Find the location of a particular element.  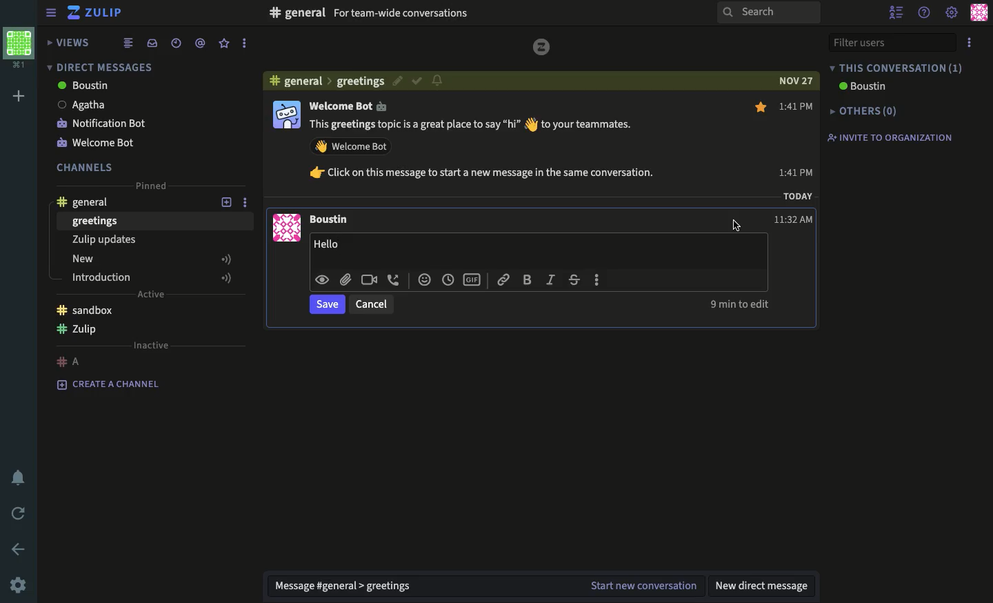

italics is located at coordinates (550, 281).